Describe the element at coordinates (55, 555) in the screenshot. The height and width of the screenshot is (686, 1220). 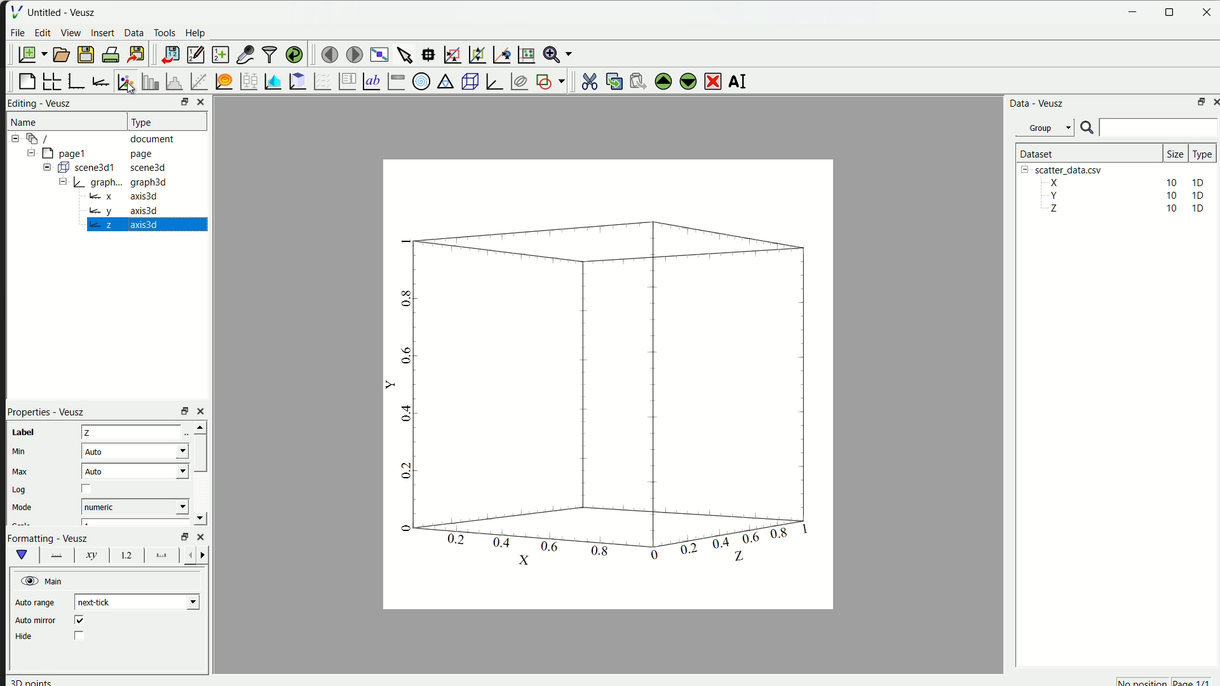
I see `font` at that location.